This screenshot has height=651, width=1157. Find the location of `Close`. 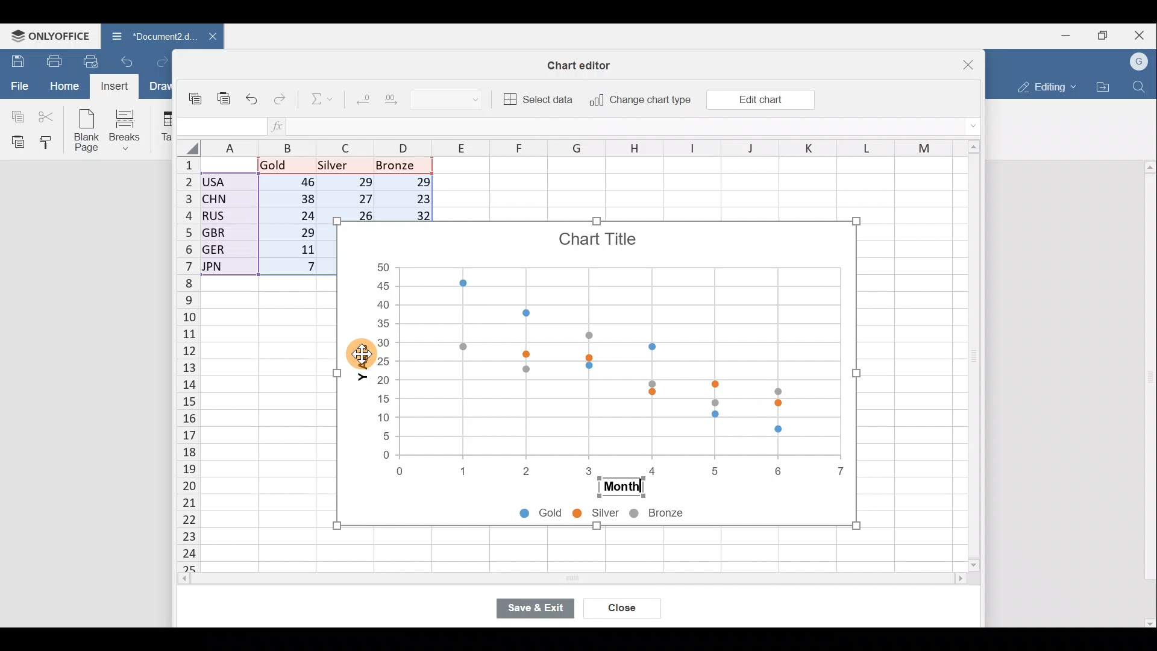

Close is located at coordinates (1141, 33).